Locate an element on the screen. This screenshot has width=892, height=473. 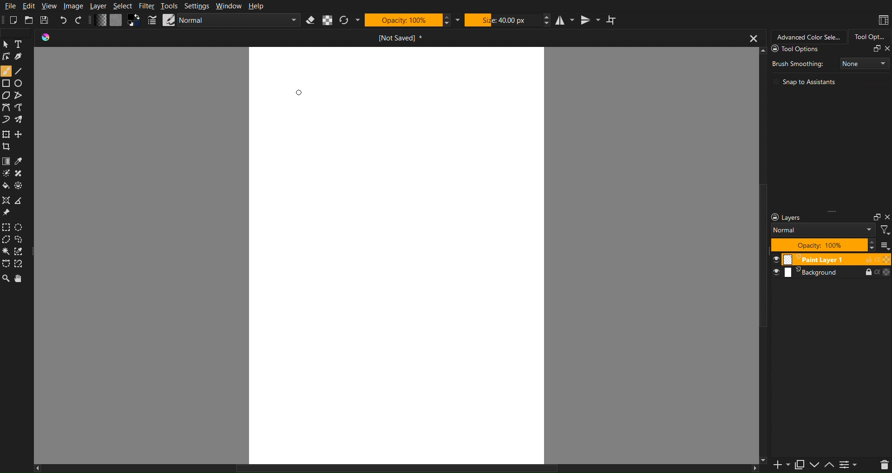
None is located at coordinates (864, 63).